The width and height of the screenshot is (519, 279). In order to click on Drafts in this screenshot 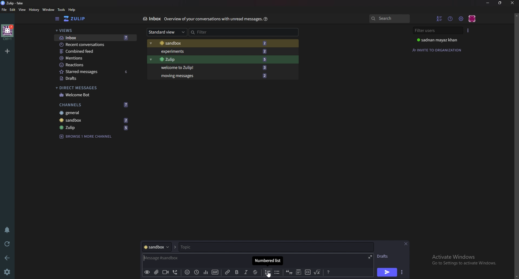, I will do `click(93, 78)`.